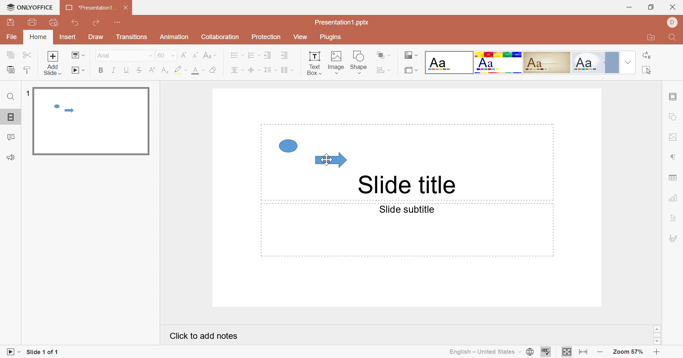 Image resolution: width=683 pixels, height=358 pixels. Describe the element at coordinates (547, 353) in the screenshot. I see `Spell Checking` at that location.